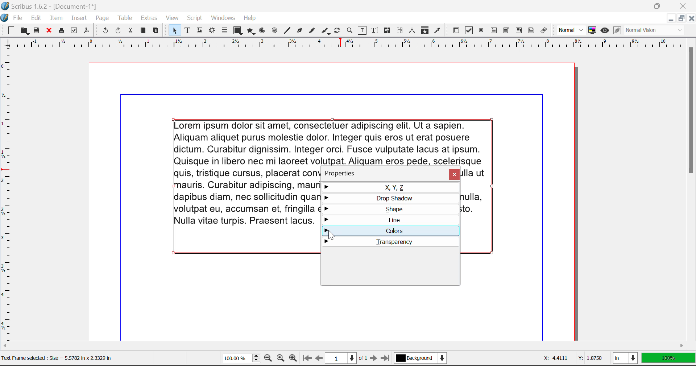 The height and width of the screenshot is (366, 696). Describe the element at coordinates (36, 18) in the screenshot. I see `Edit` at that location.